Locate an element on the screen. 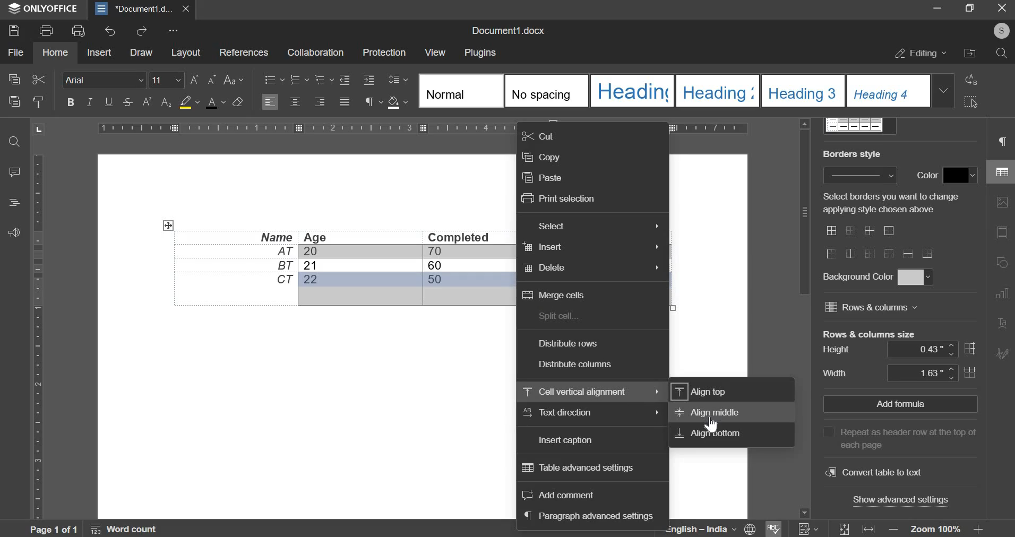 The image size is (1015, 537). bullets is located at coordinates (274, 79).